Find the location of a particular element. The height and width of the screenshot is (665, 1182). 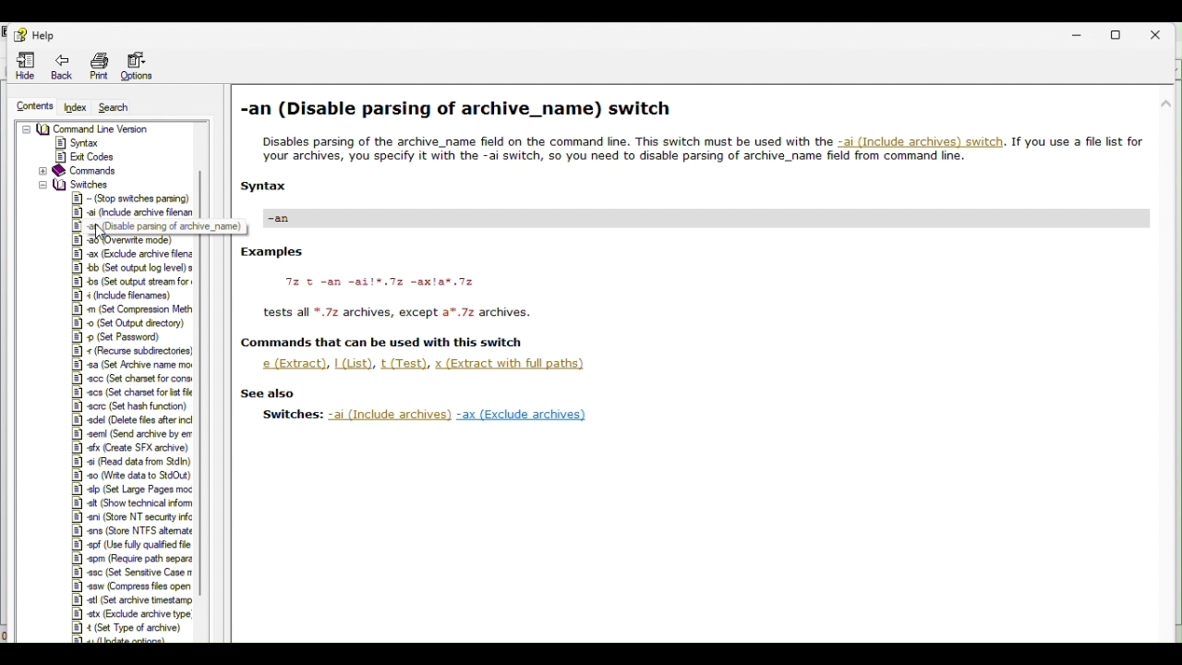

Search is located at coordinates (124, 107).